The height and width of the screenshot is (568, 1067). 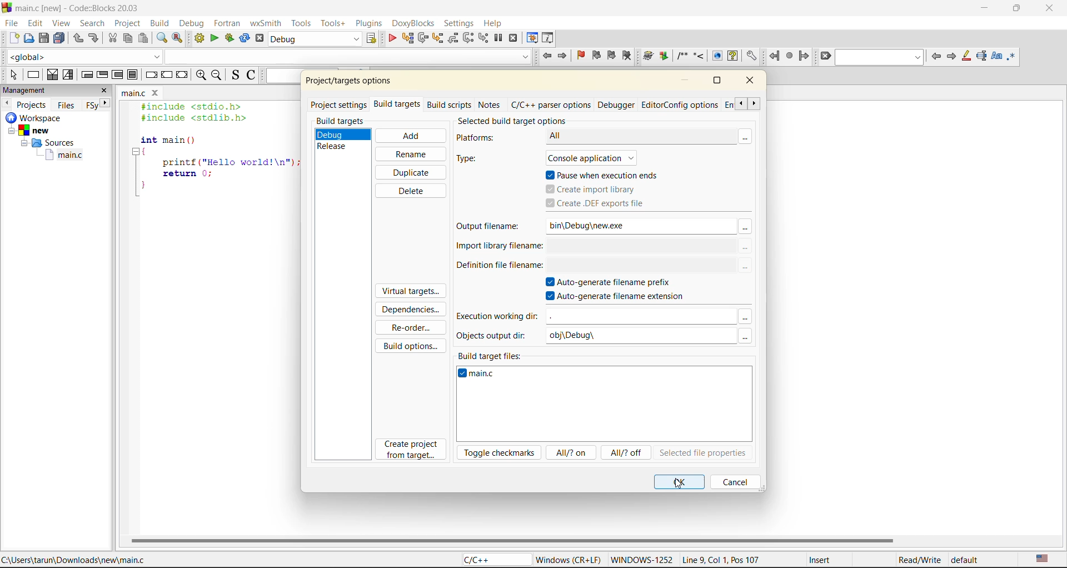 I want to click on clear bookmark, so click(x=627, y=55).